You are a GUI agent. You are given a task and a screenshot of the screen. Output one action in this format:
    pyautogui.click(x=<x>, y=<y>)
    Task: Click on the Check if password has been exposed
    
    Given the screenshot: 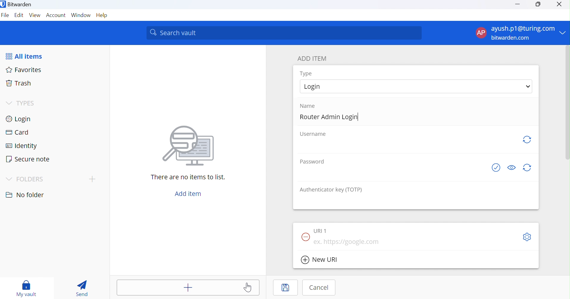 What is the action you would take?
    pyautogui.click(x=493, y=168)
    